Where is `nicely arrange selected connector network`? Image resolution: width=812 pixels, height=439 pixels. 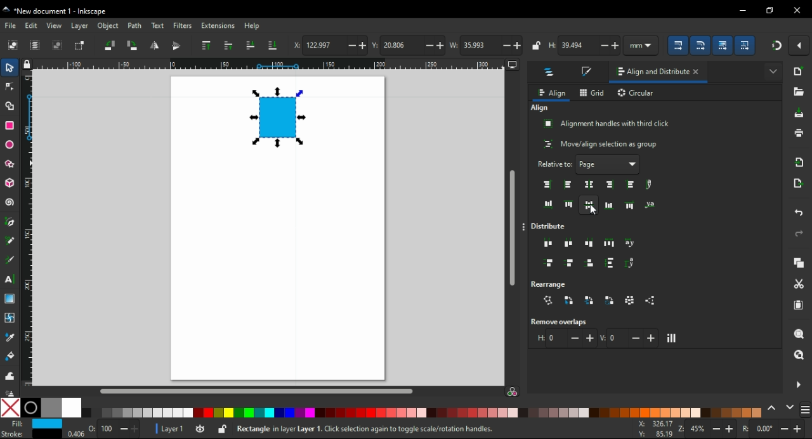
nicely arrange selected connector network is located at coordinates (548, 301).